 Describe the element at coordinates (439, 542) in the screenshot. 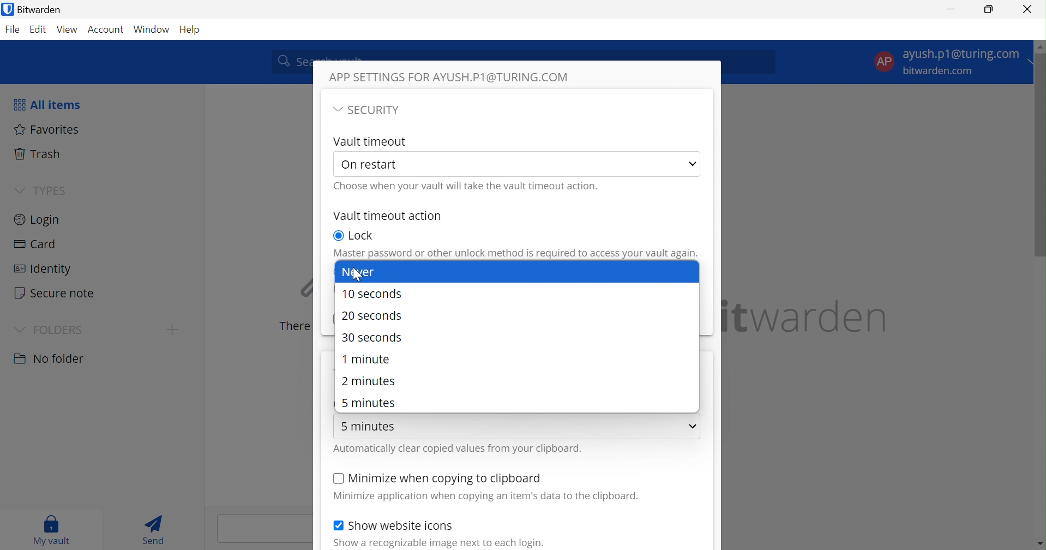

I see `Show a recognizable image next to each login.` at that location.